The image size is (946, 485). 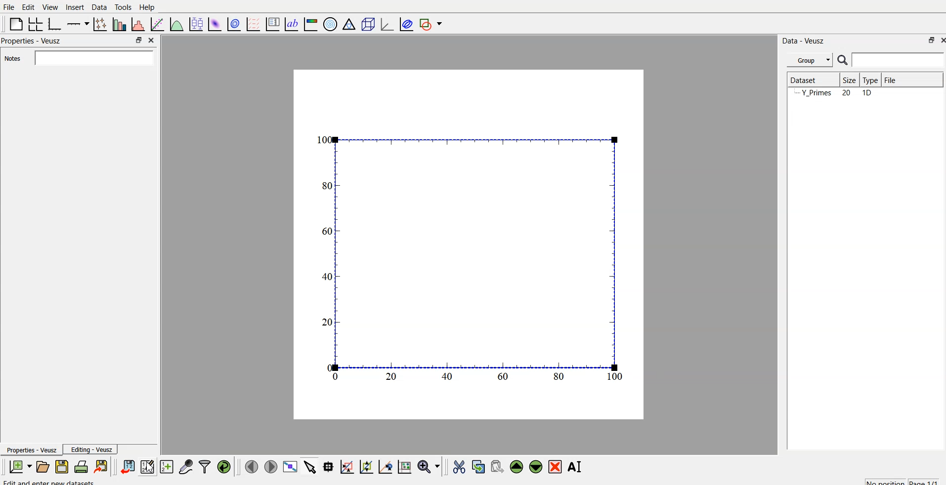 I want to click on search icon, so click(x=844, y=61).